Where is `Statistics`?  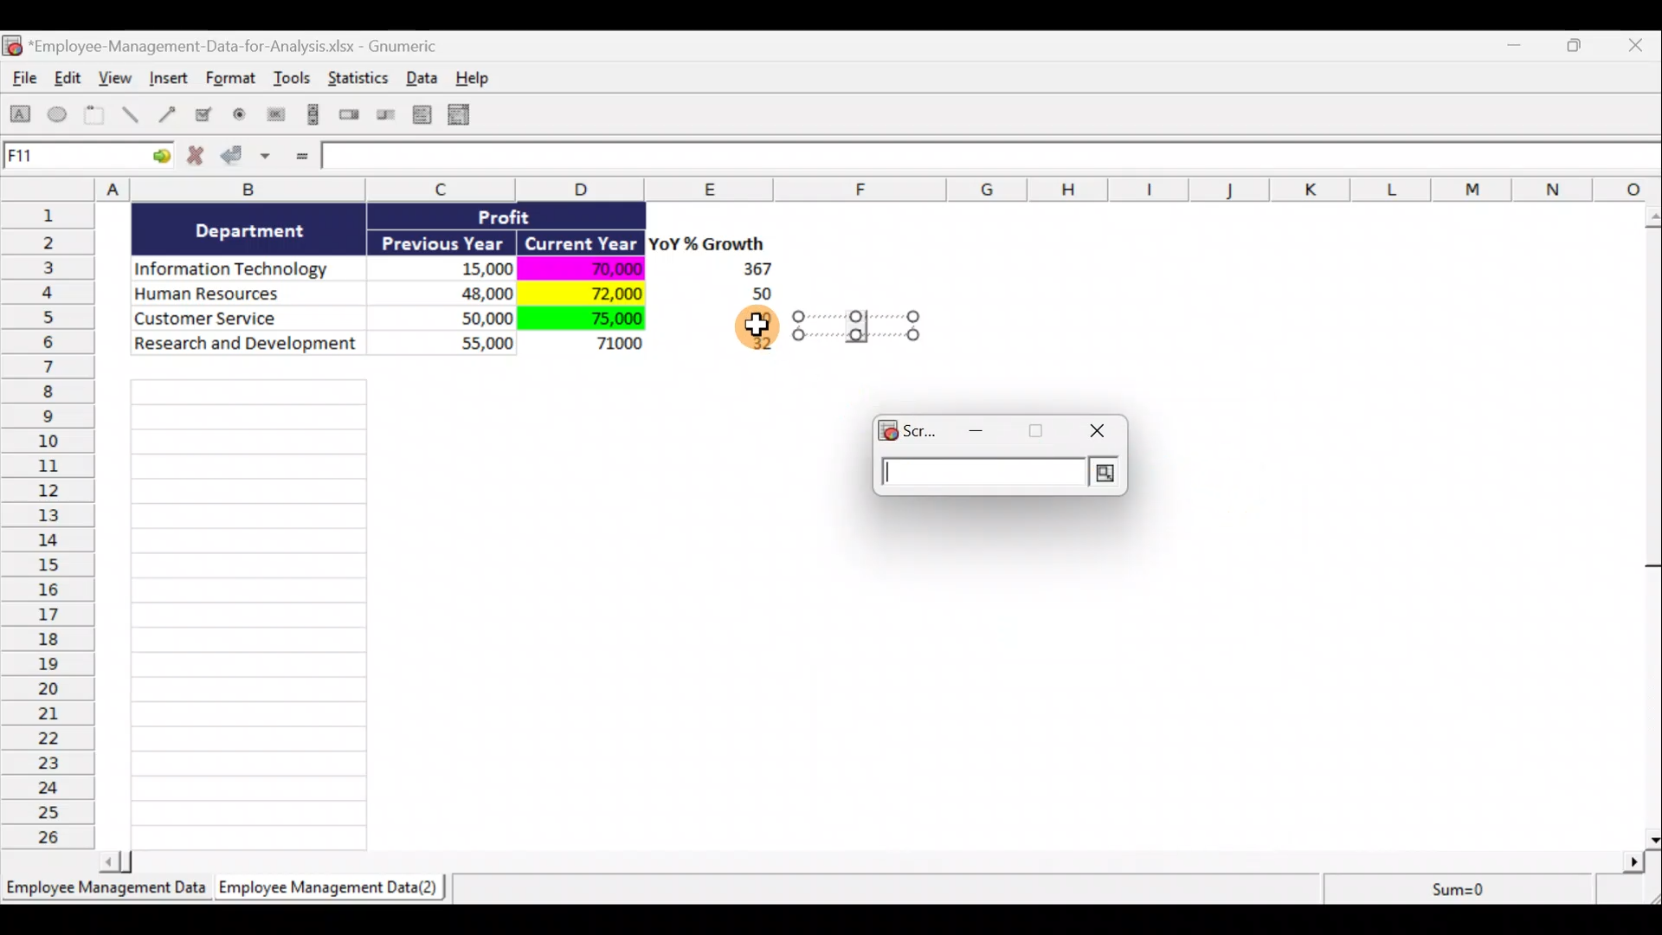 Statistics is located at coordinates (360, 83).